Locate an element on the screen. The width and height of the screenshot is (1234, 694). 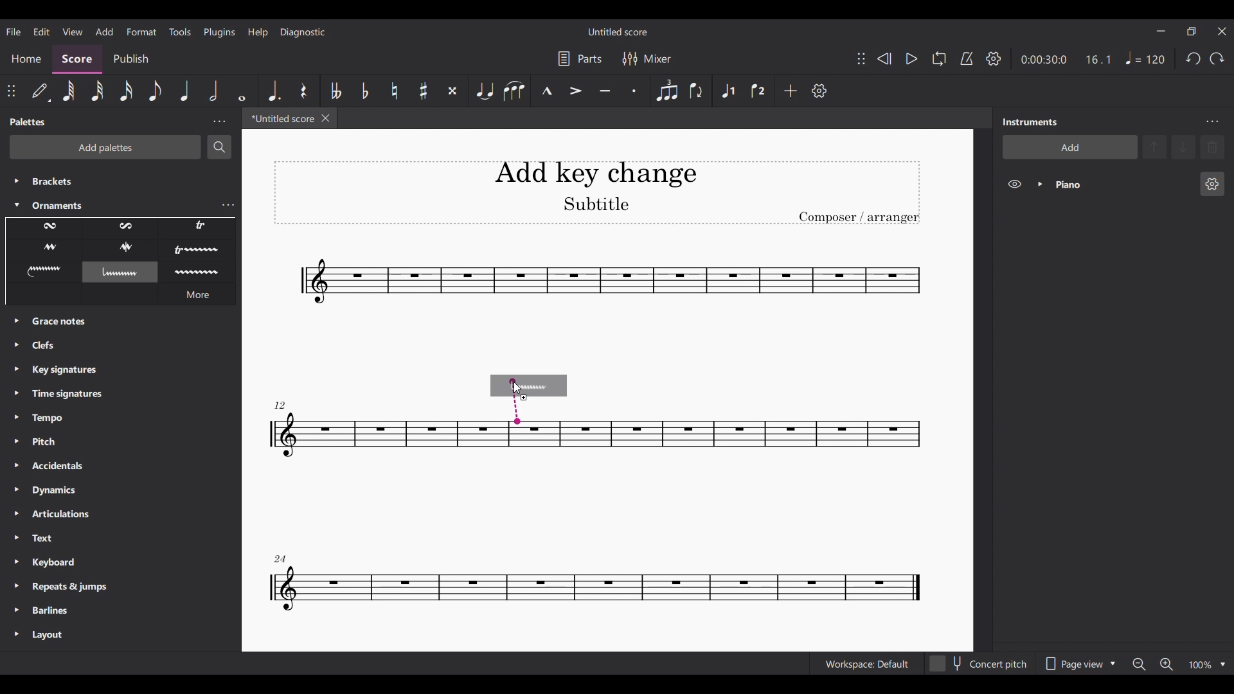
Search palette is located at coordinates (219, 147).